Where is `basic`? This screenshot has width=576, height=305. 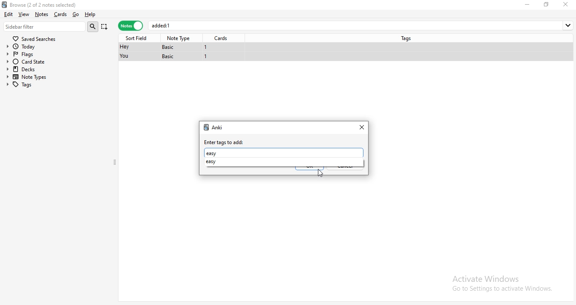
basic is located at coordinates (169, 56).